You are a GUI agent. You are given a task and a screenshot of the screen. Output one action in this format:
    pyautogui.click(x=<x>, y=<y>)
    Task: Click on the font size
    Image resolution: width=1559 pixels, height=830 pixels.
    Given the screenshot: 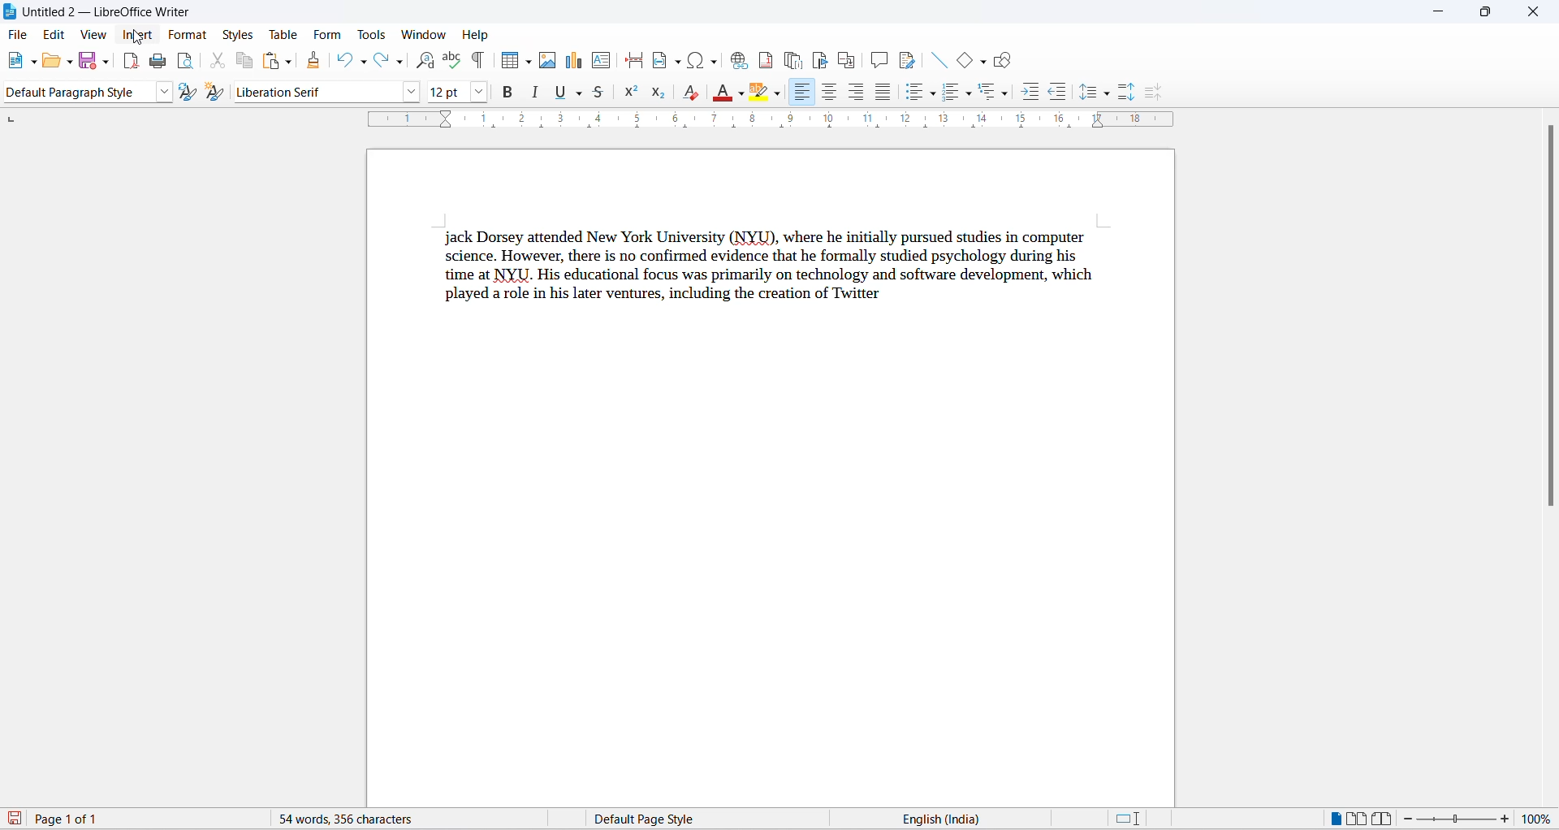 What is the action you would take?
    pyautogui.click(x=448, y=91)
    